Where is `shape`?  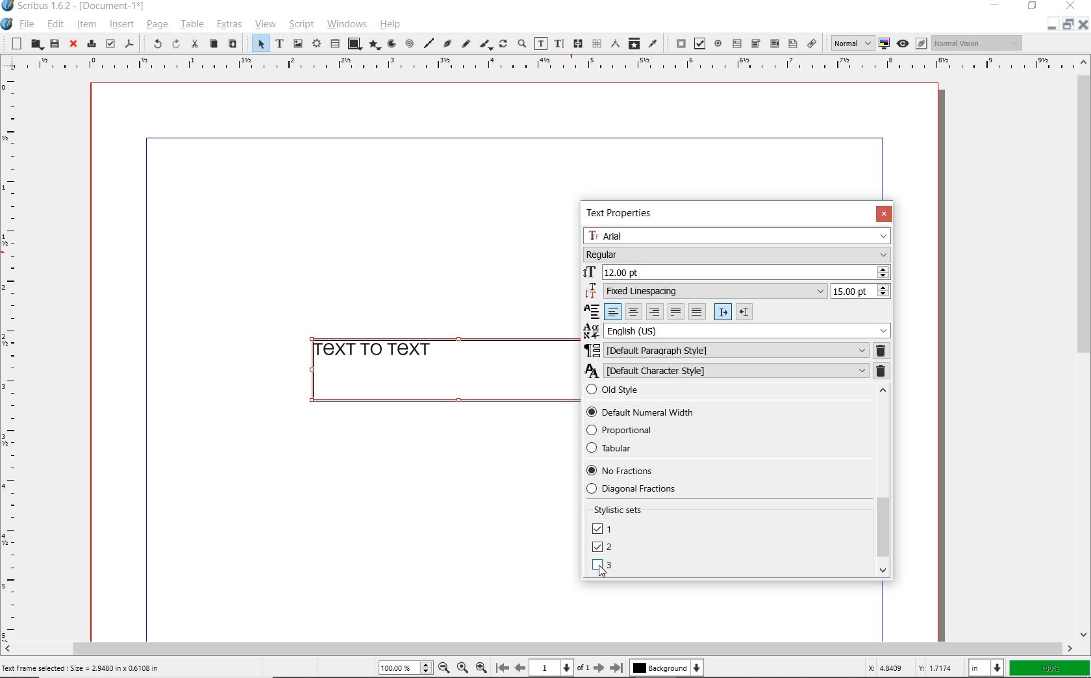
shape is located at coordinates (354, 44).